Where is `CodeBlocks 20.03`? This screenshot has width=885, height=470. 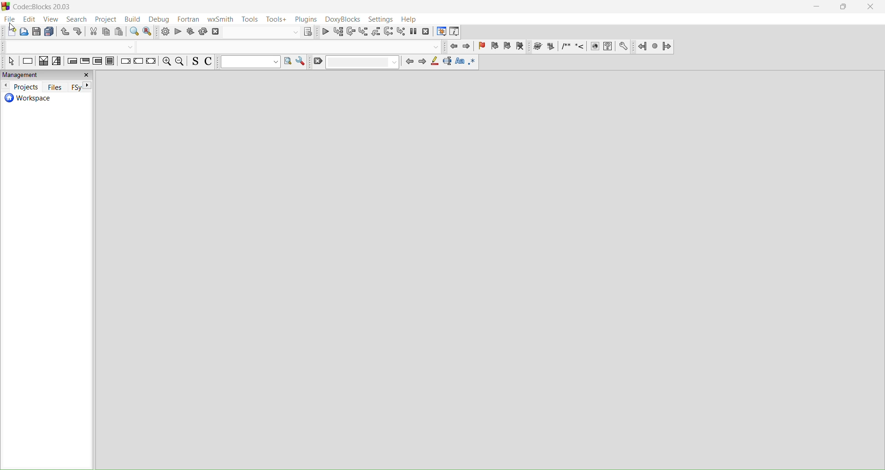 CodeBlocks 20.03 is located at coordinates (39, 7).